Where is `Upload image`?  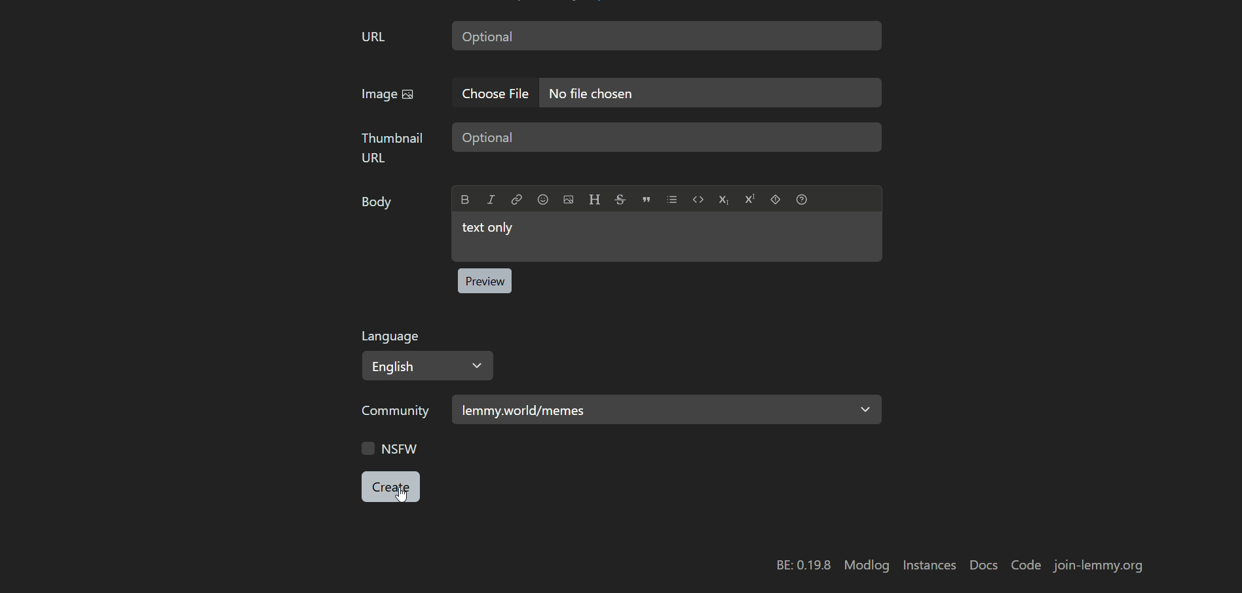
Upload image is located at coordinates (569, 200).